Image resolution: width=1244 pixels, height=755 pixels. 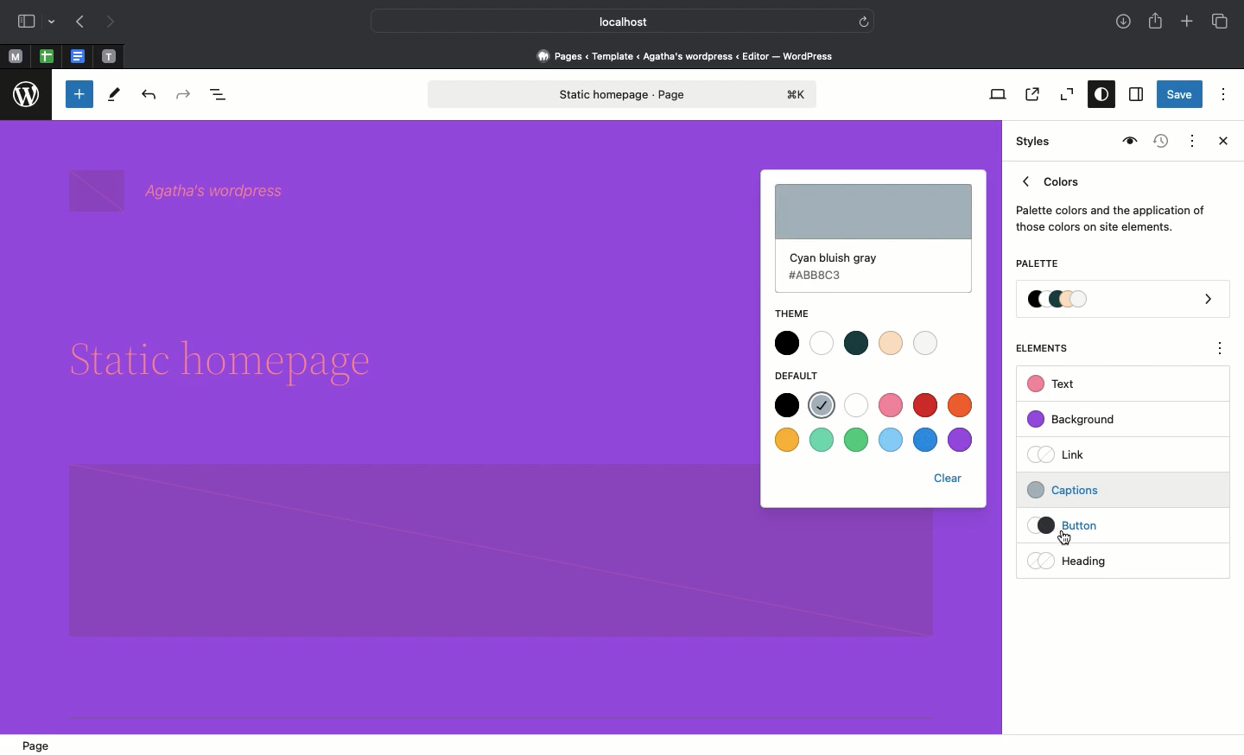 I want to click on Default, so click(x=803, y=375).